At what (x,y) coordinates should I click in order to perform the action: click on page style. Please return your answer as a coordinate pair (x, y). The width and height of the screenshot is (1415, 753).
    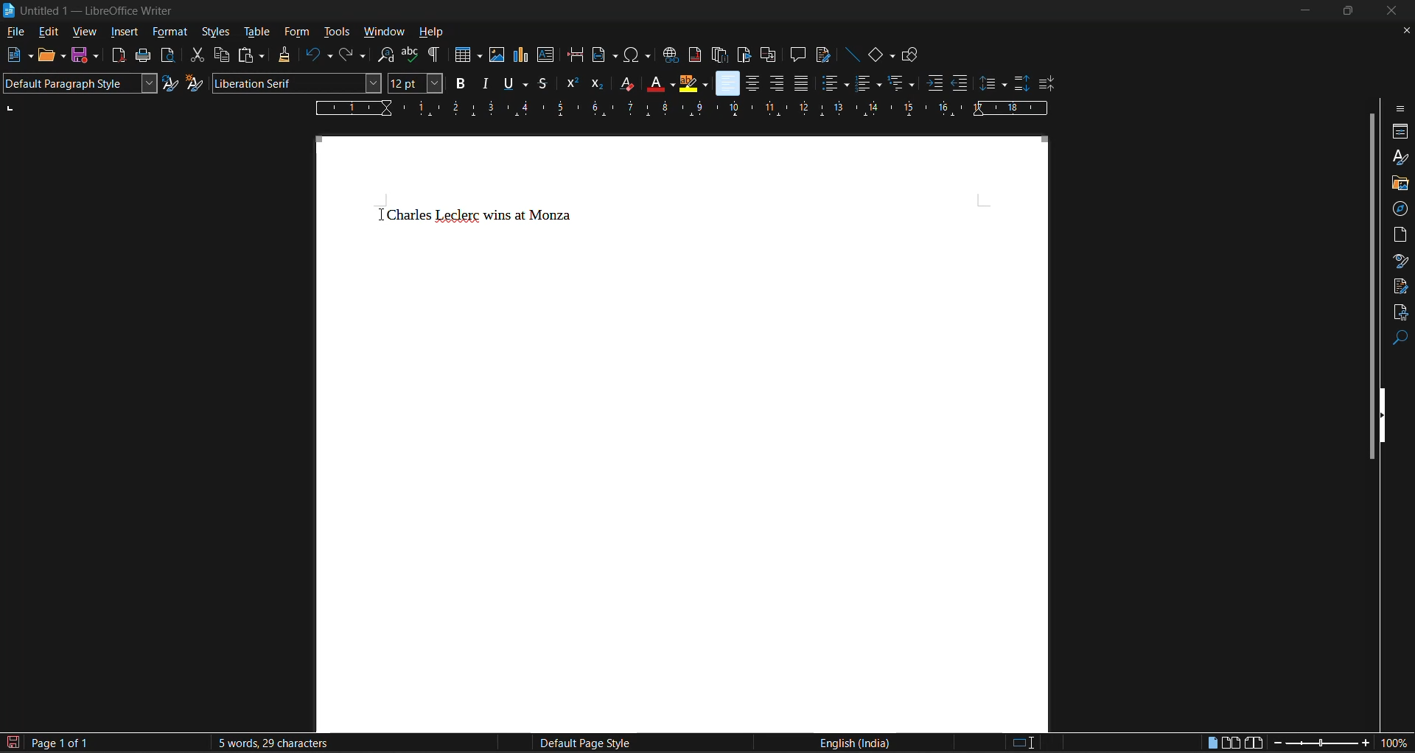
    Looking at the image, I should click on (581, 743).